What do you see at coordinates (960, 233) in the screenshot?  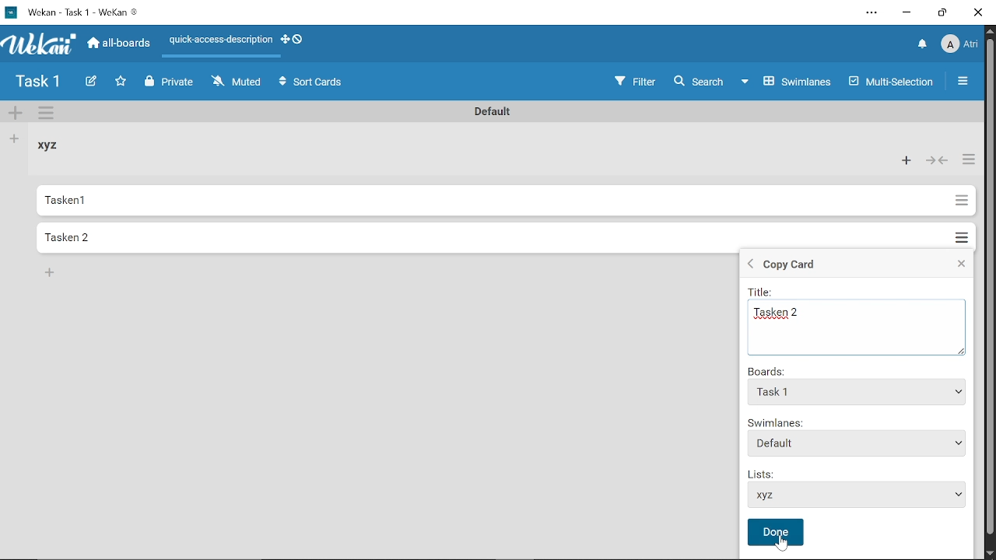 I see `manage card` at bounding box center [960, 233].